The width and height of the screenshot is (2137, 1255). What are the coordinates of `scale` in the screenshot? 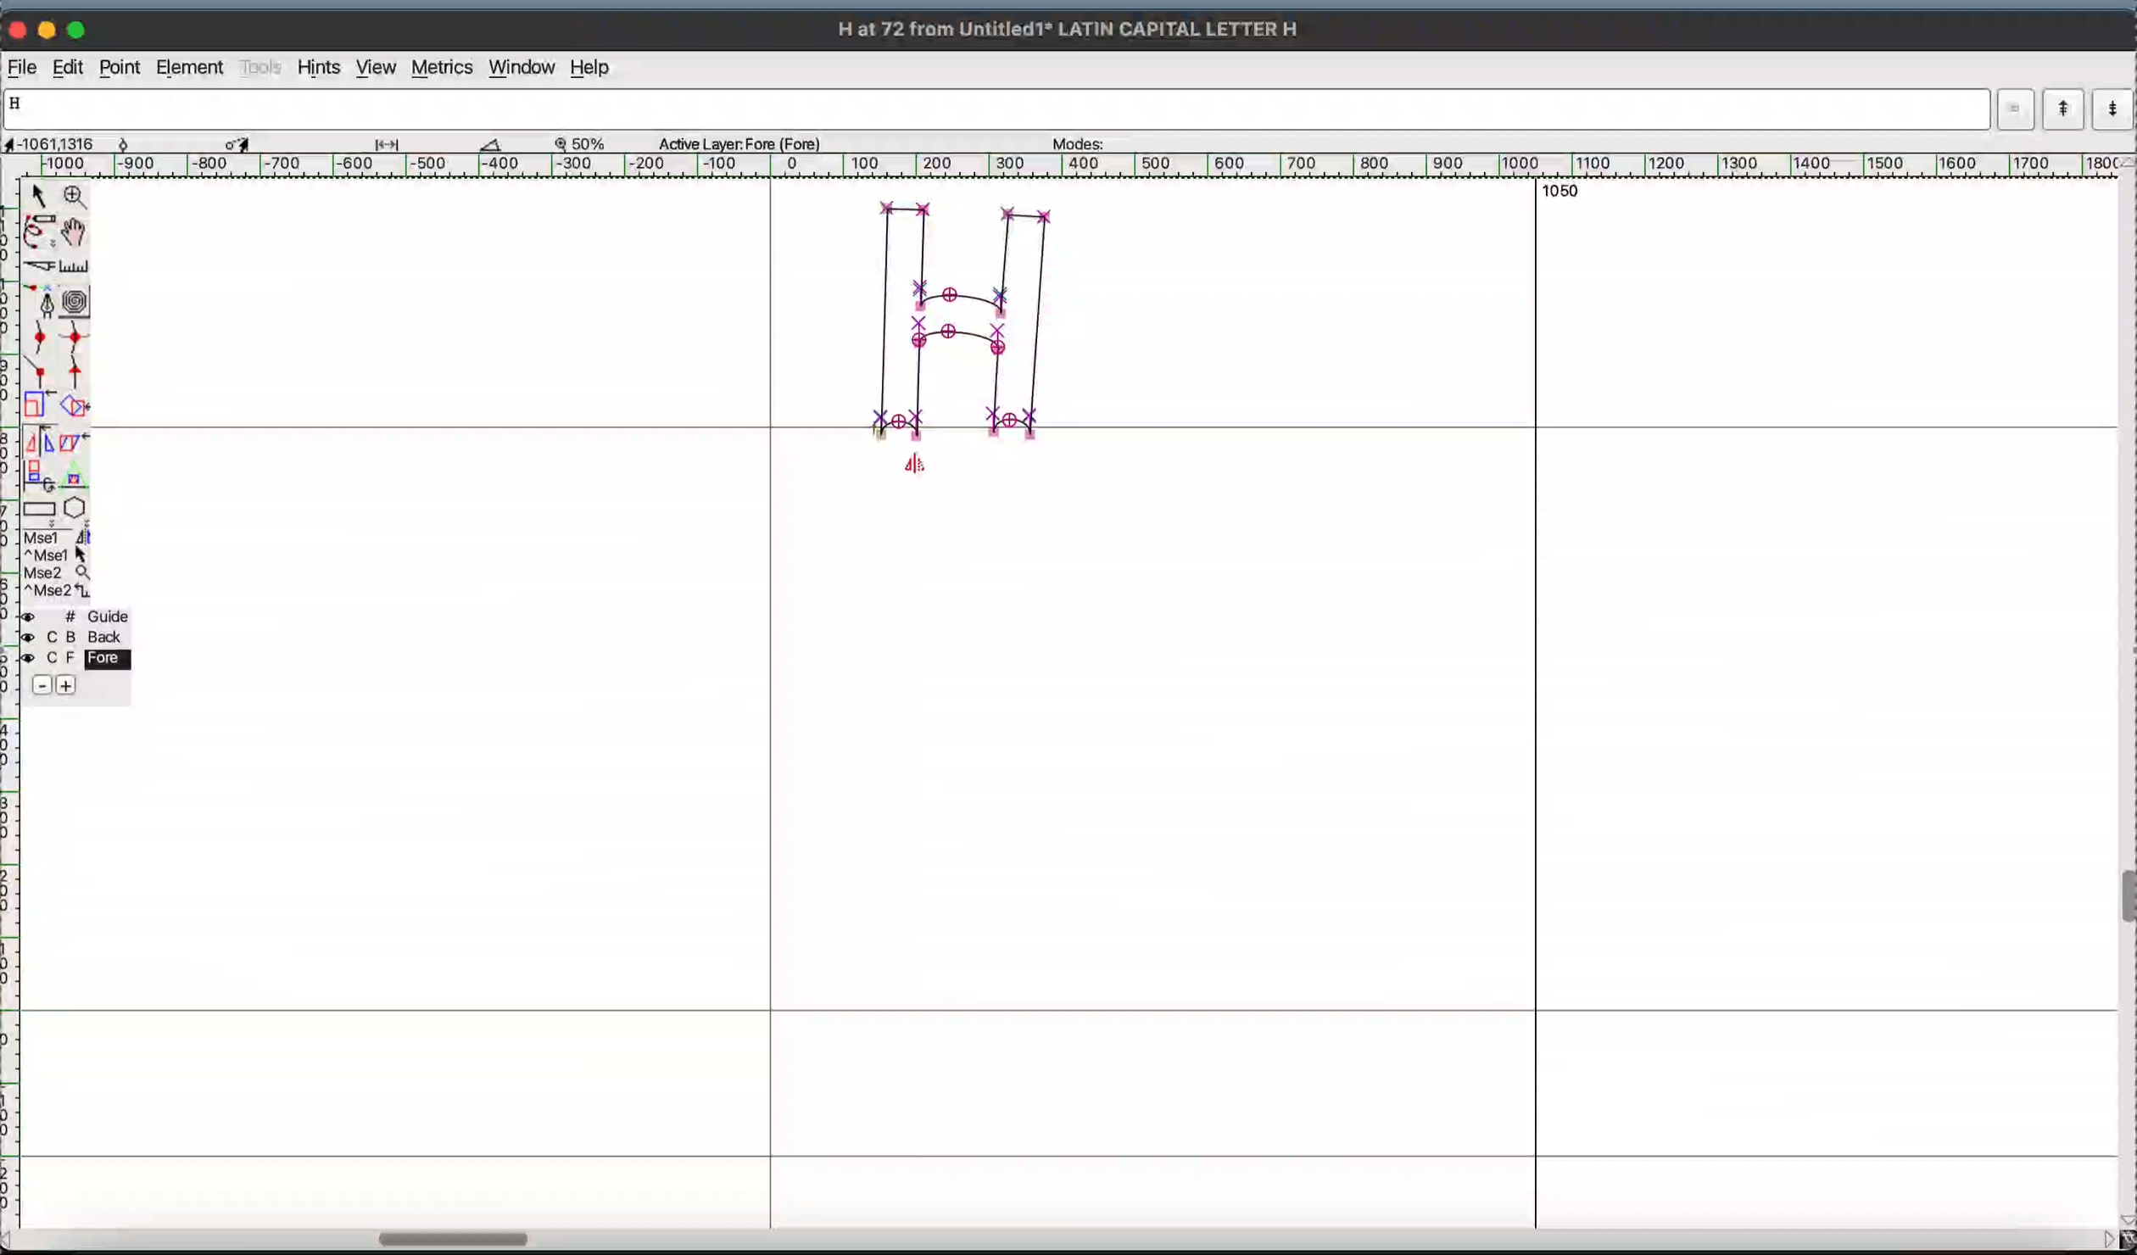 It's located at (38, 404).